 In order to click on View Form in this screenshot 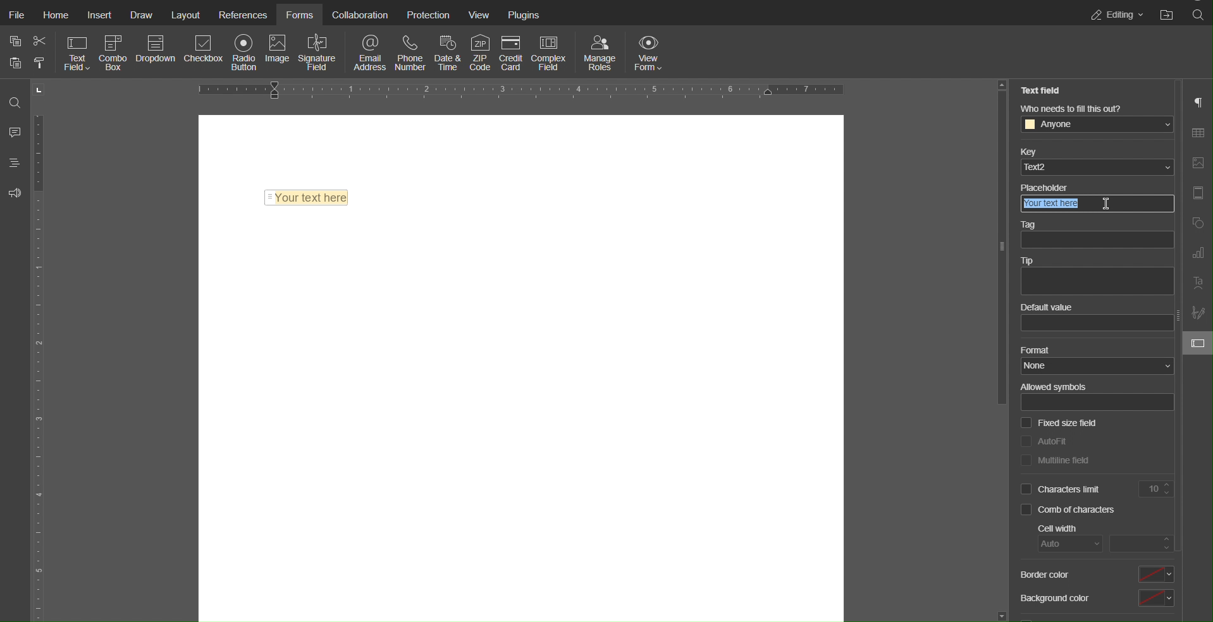, I will do `click(650, 52)`.